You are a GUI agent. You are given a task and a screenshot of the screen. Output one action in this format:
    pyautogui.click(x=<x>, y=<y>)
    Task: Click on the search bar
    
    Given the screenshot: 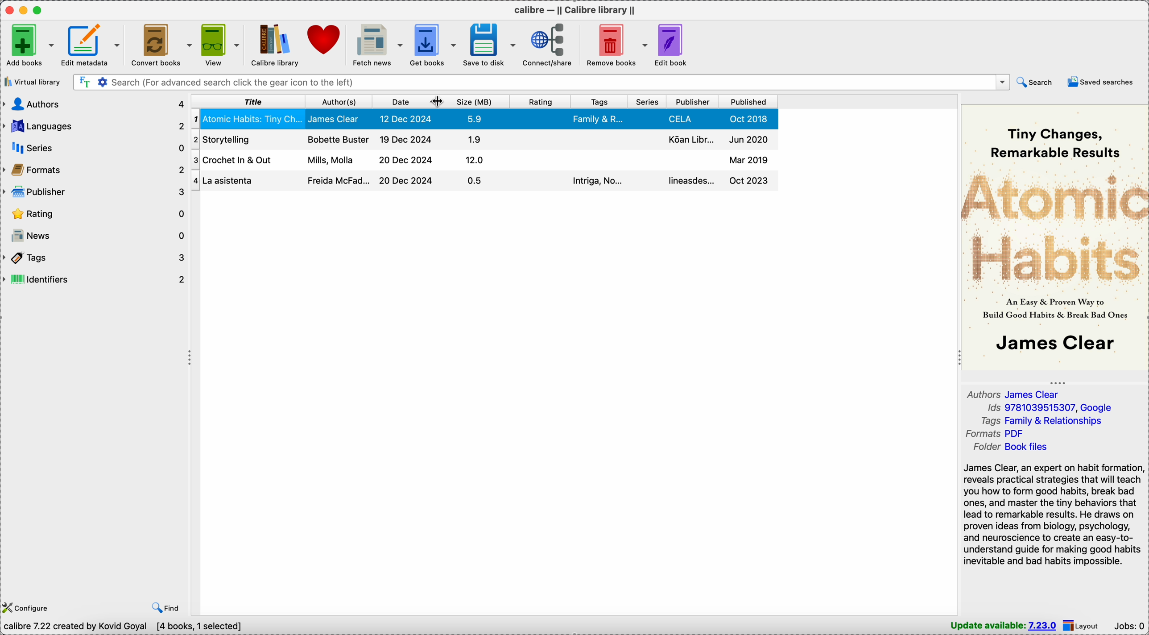 What is the action you would take?
    pyautogui.click(x=541, y=82)
    